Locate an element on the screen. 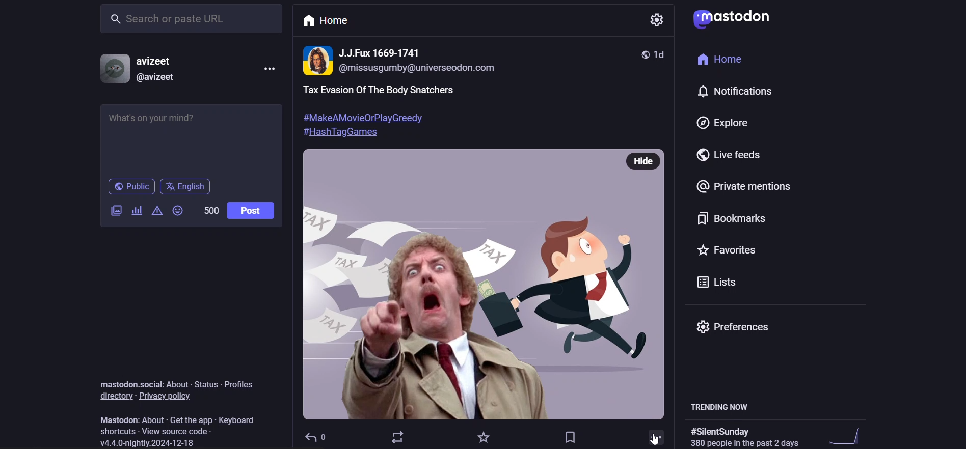 The width and height of the screenshot is (966, 449). setting is located at coordinates (659, 19).